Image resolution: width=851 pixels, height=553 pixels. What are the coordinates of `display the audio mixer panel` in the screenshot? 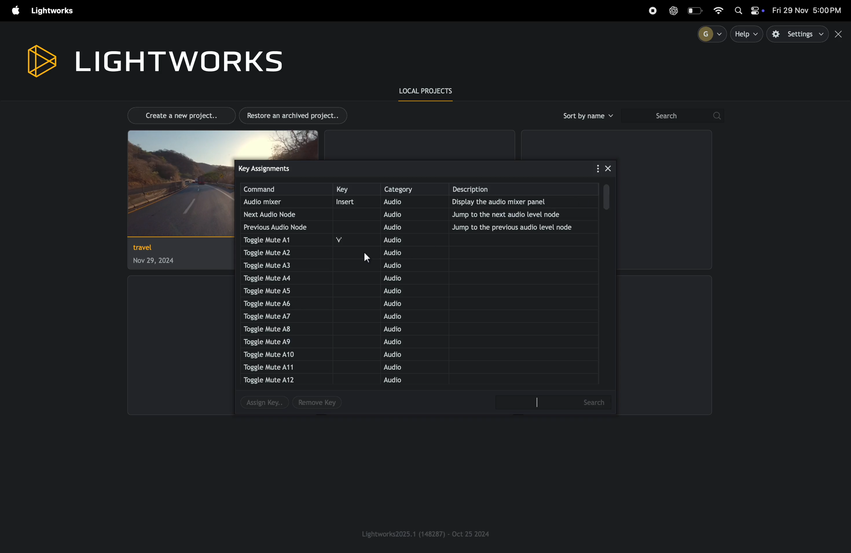 It's located at (519, 203).